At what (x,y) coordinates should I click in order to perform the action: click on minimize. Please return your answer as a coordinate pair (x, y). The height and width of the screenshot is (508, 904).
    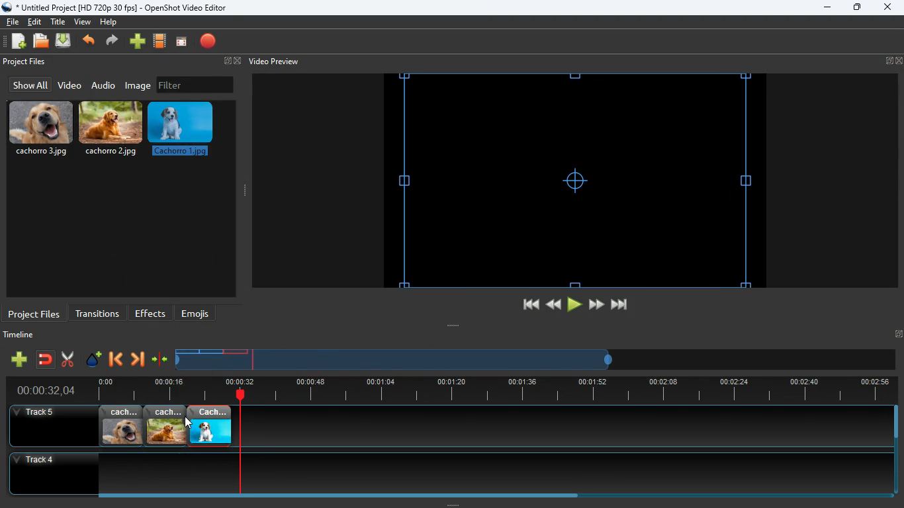
    Looking at the image, I should click on (827, 8).